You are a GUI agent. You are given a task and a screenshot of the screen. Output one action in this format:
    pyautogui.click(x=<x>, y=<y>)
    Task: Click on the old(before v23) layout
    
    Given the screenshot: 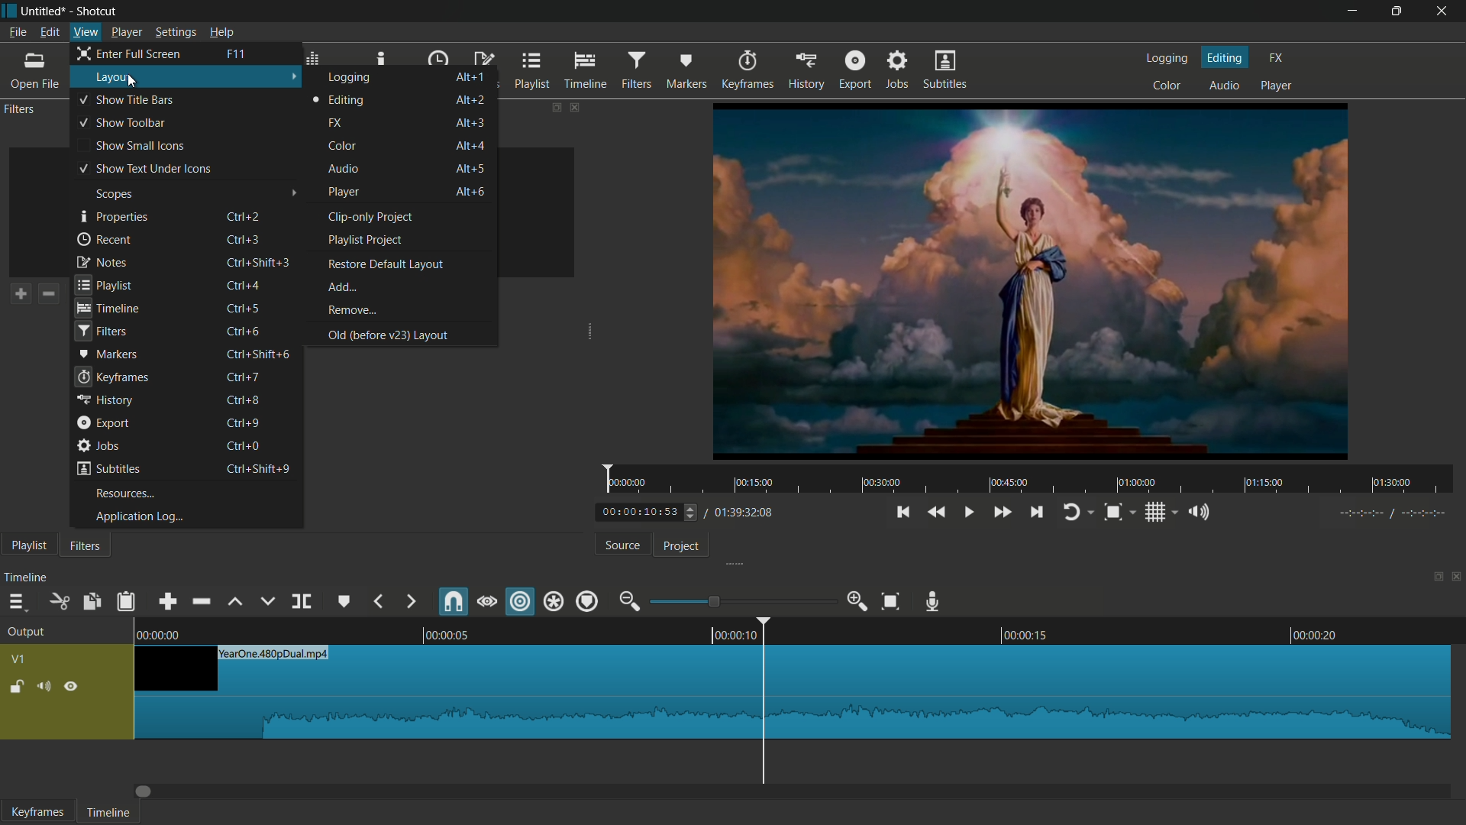 What is the action you would take?
    pyautogui.click(x=387, y=335)
    